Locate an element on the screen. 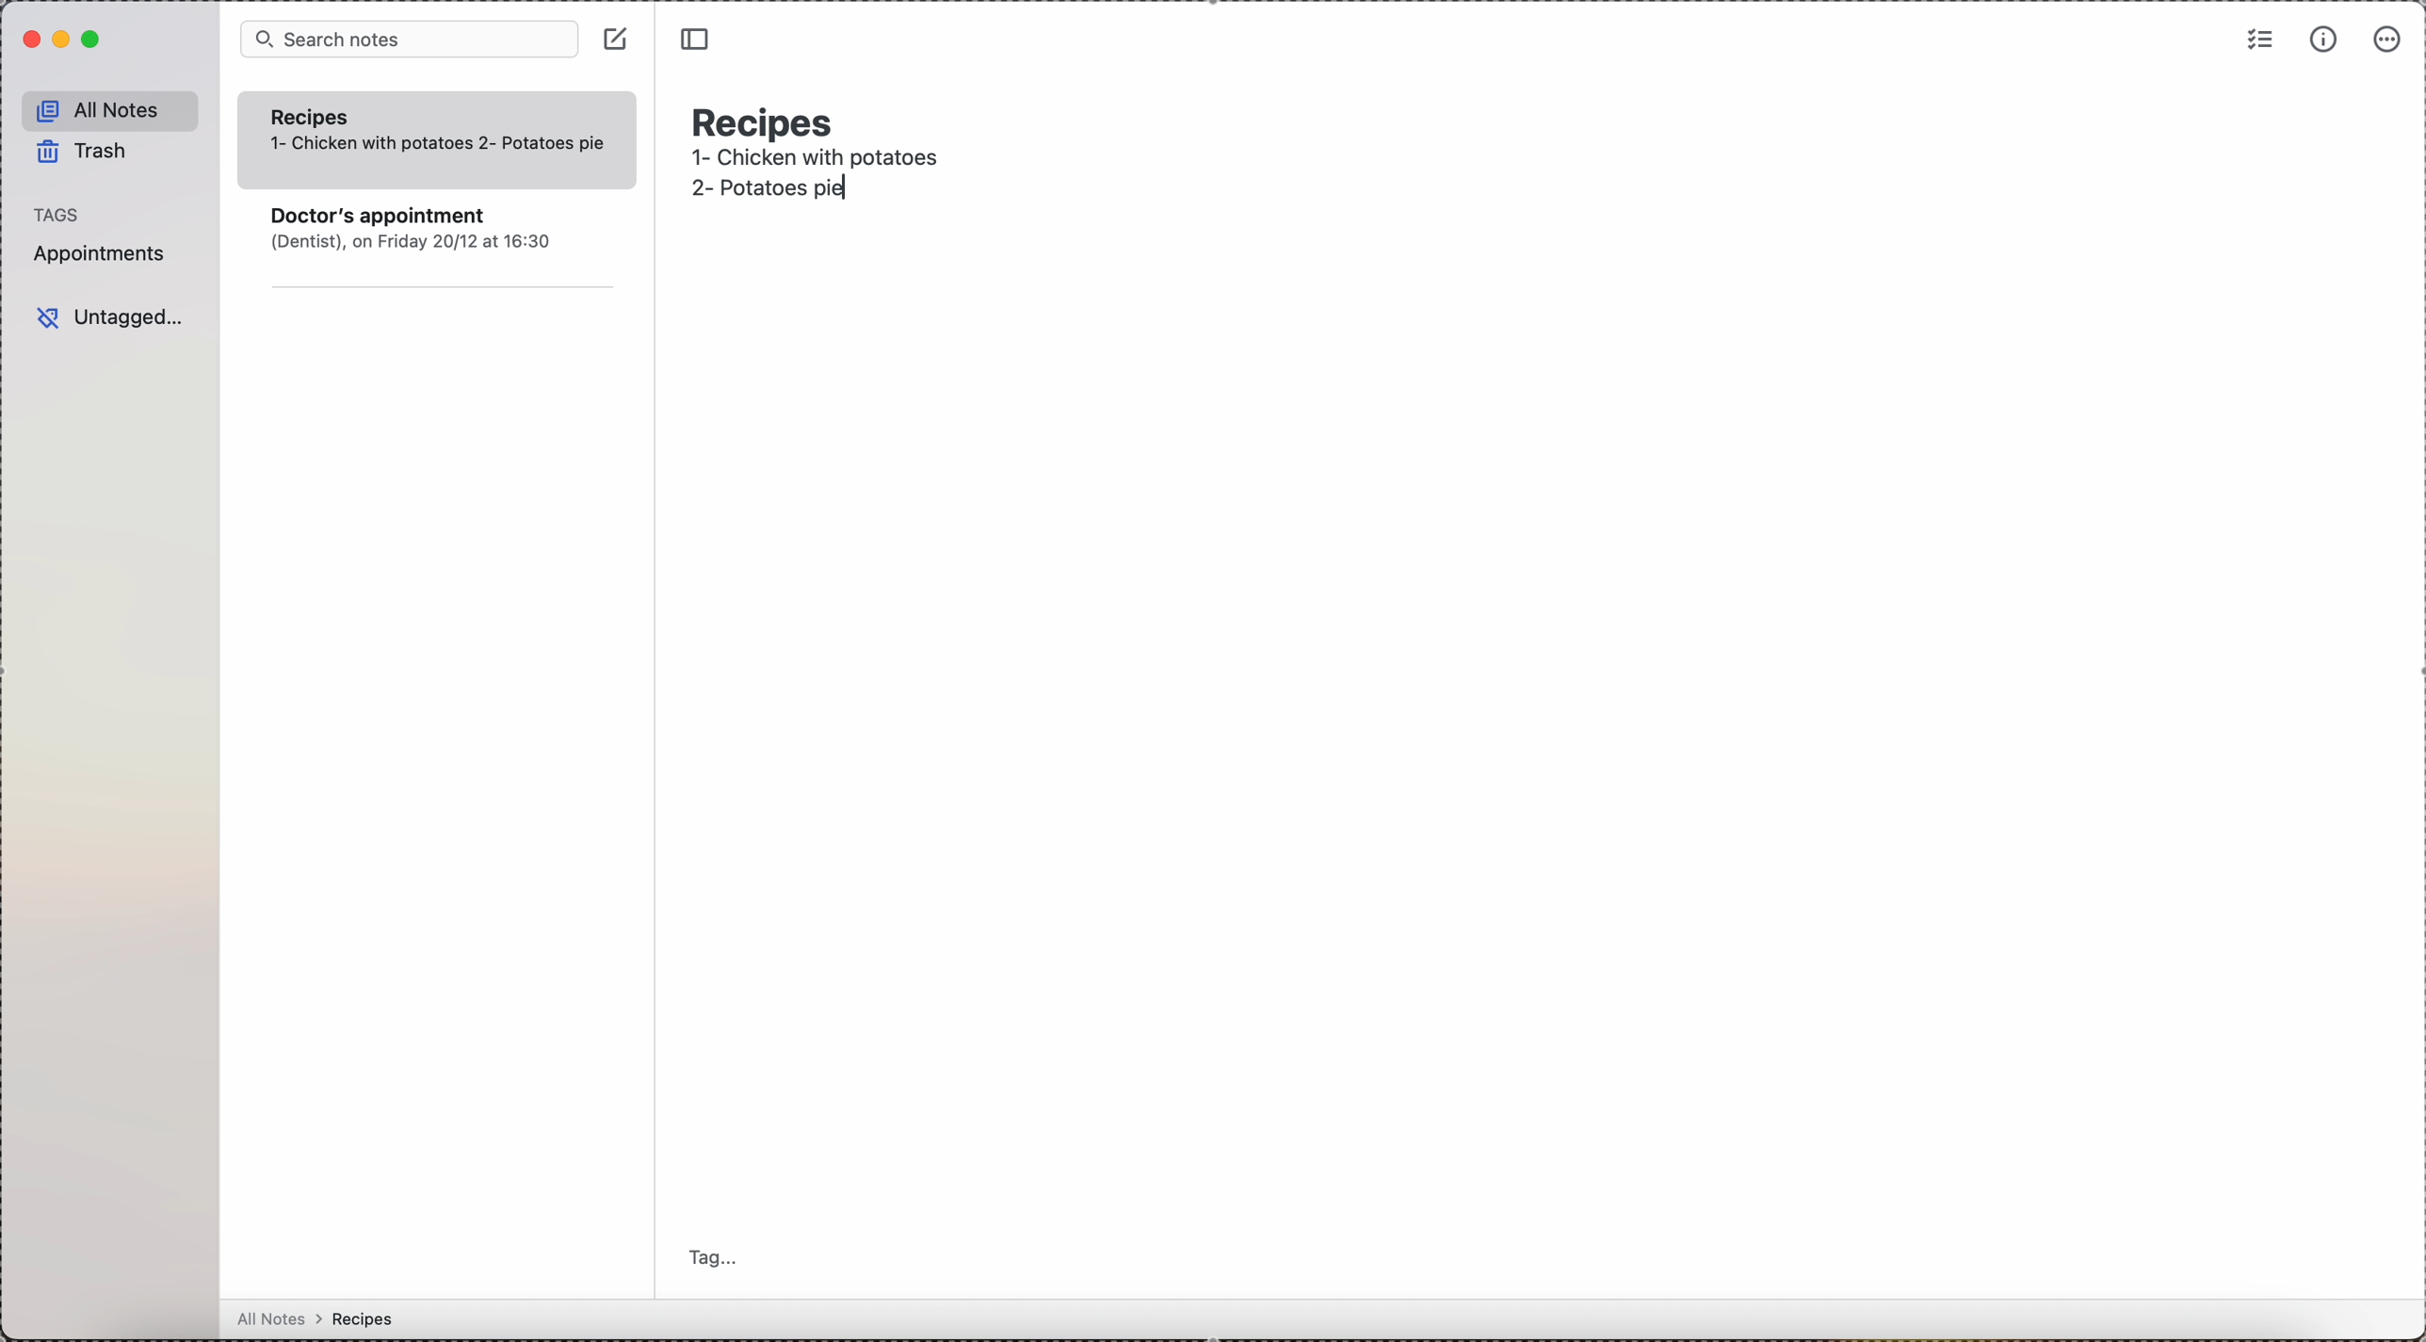 The height and width of the screenshot is (1342, 2426). 1- Chicken with potatoes is located at coordinates (824, 157).